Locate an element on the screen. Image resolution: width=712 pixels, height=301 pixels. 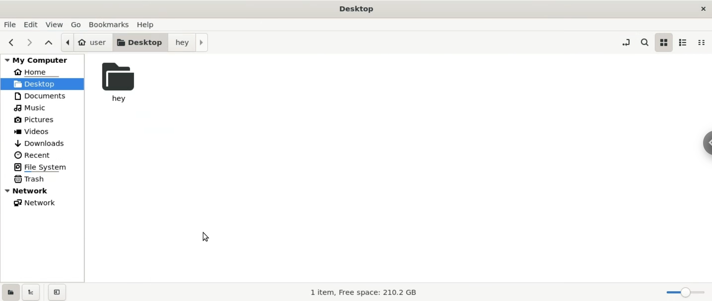
hey is located at coordinates (119, 84).